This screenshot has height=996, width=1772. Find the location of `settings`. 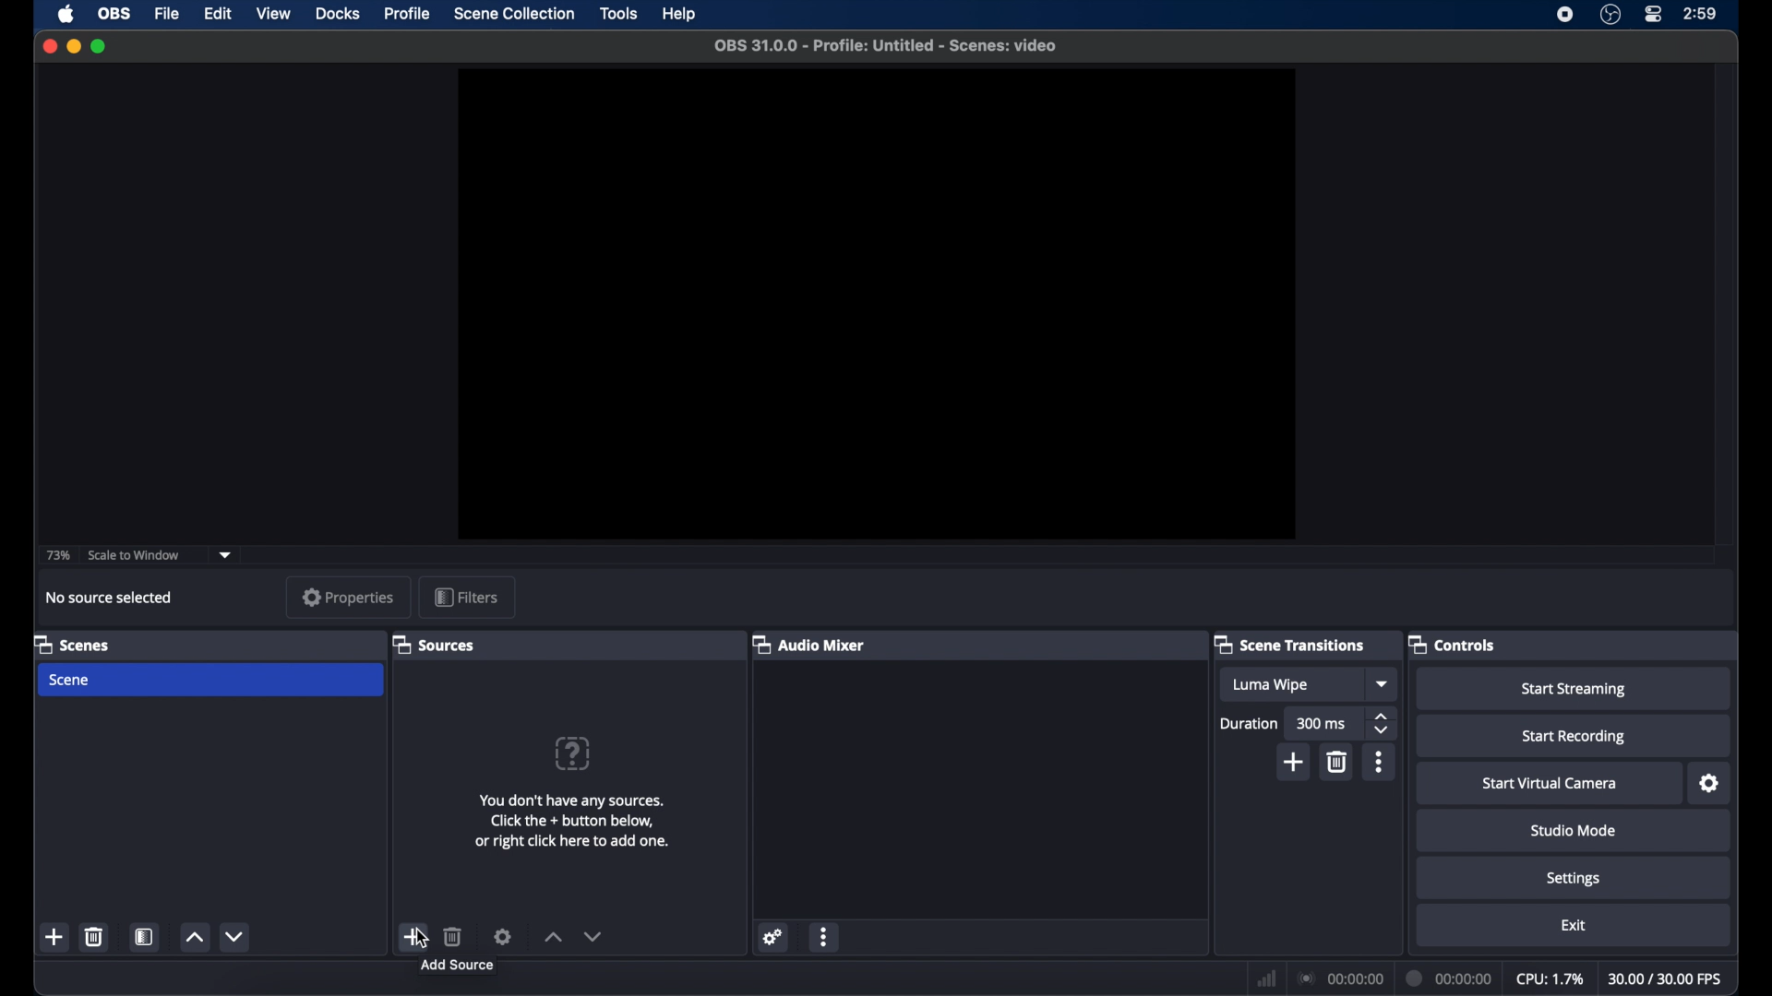

settings is located at coordinates (1711, 784).